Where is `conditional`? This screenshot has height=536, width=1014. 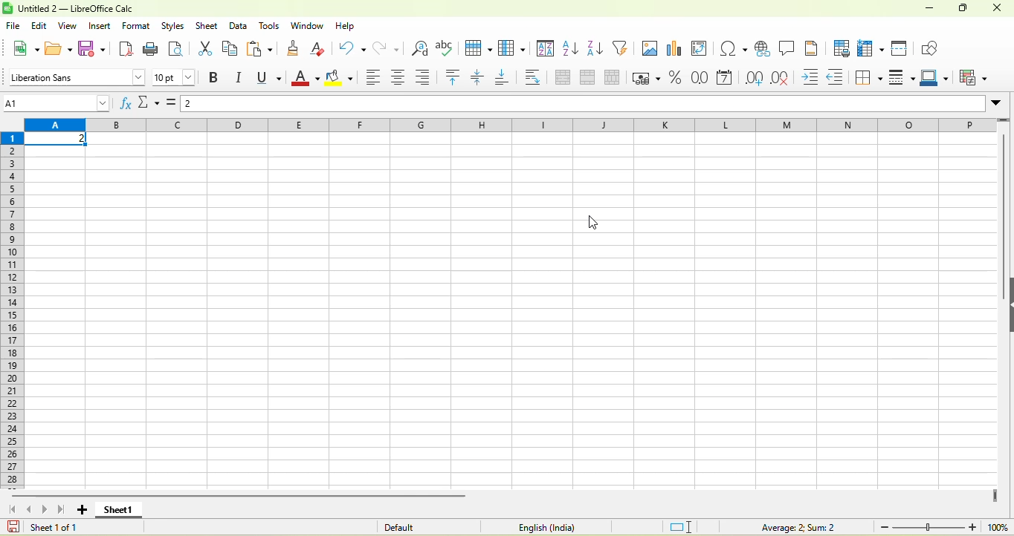 conditional is located at coordinates (975, 77).